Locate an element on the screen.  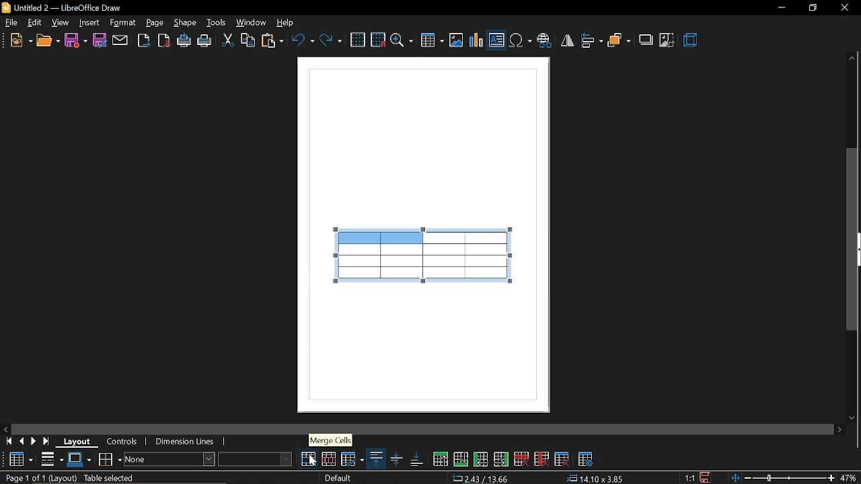
shape is located at coordinates (186, 22).